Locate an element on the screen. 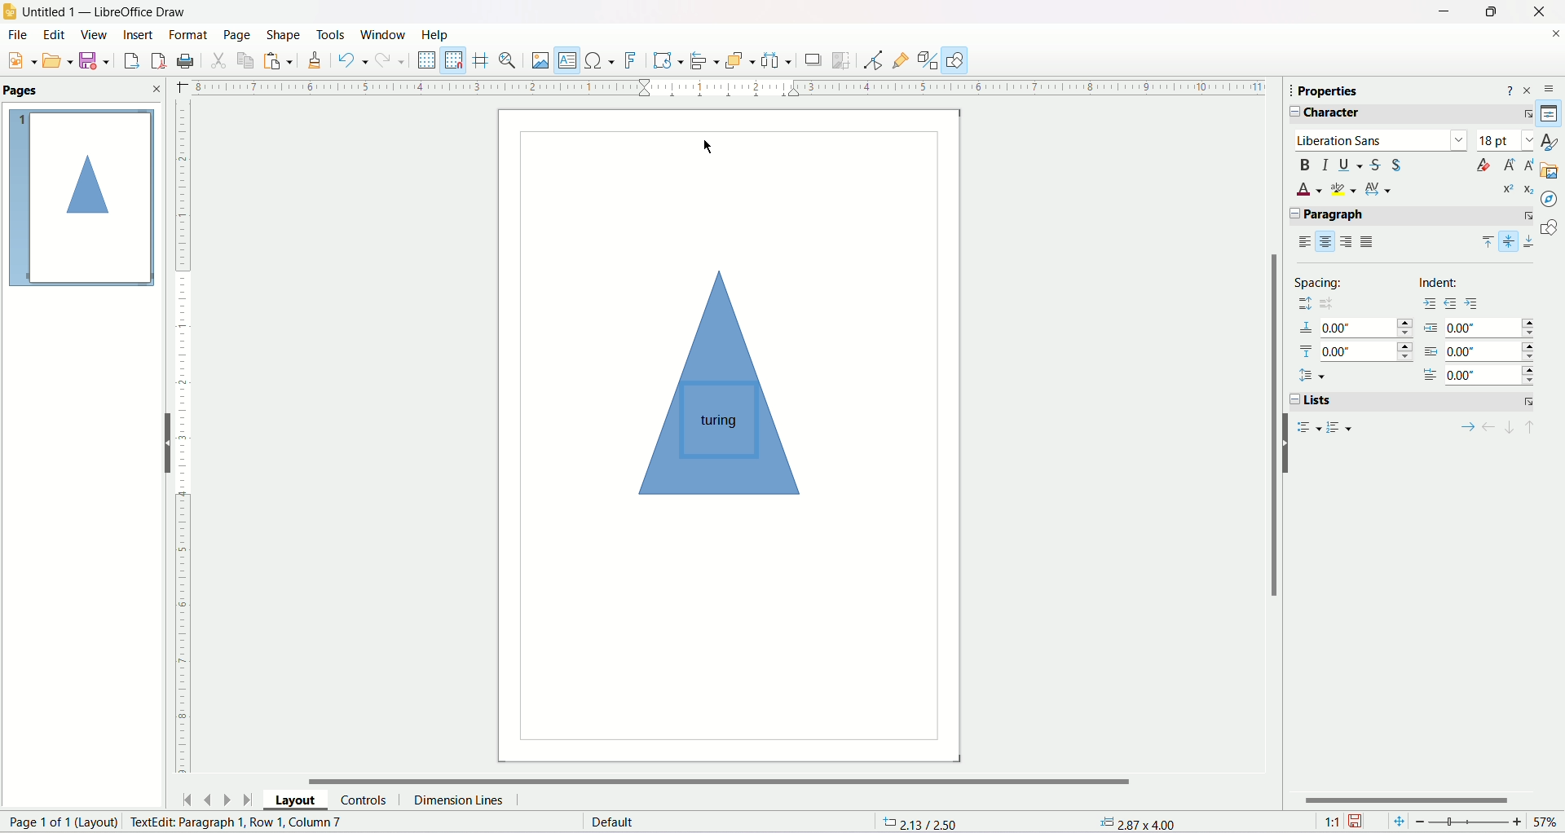  Properties is located at coordinates (1551, 114).